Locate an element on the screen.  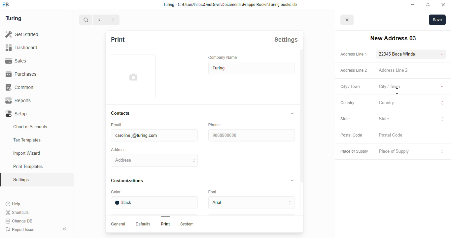
common is located at coordinates (20, 87).